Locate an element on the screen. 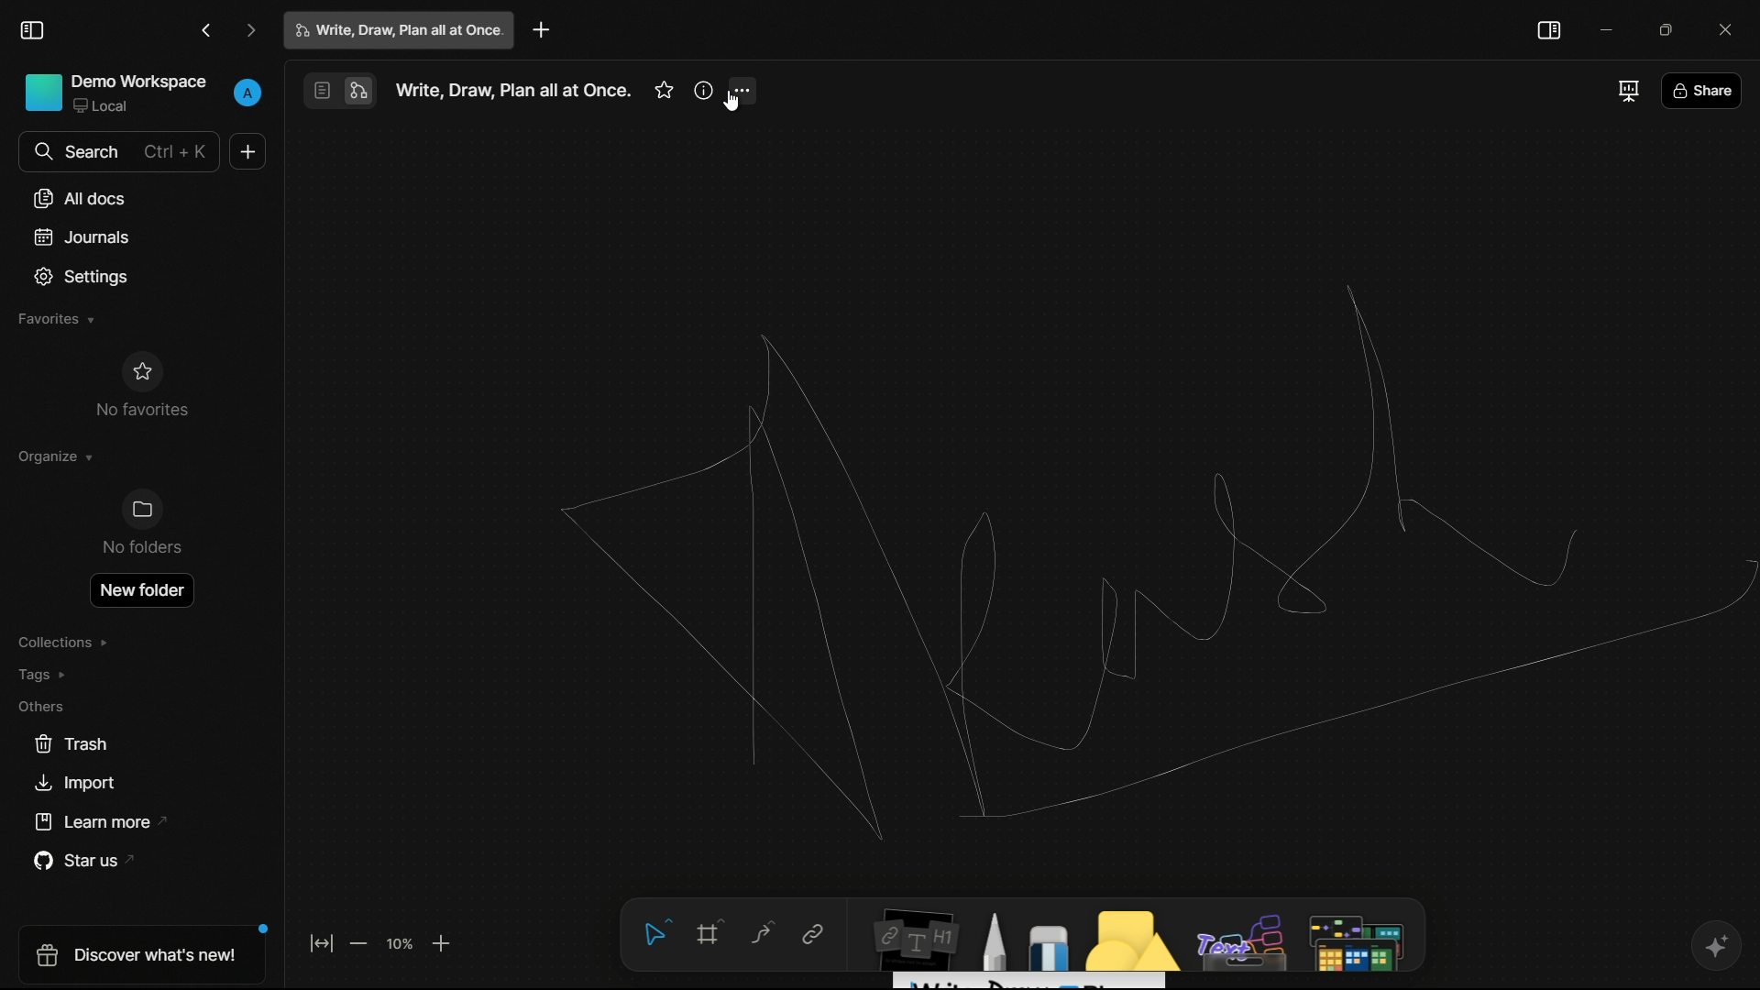 The image size is (1760, 990). settings is located at coordinates (82, 277).